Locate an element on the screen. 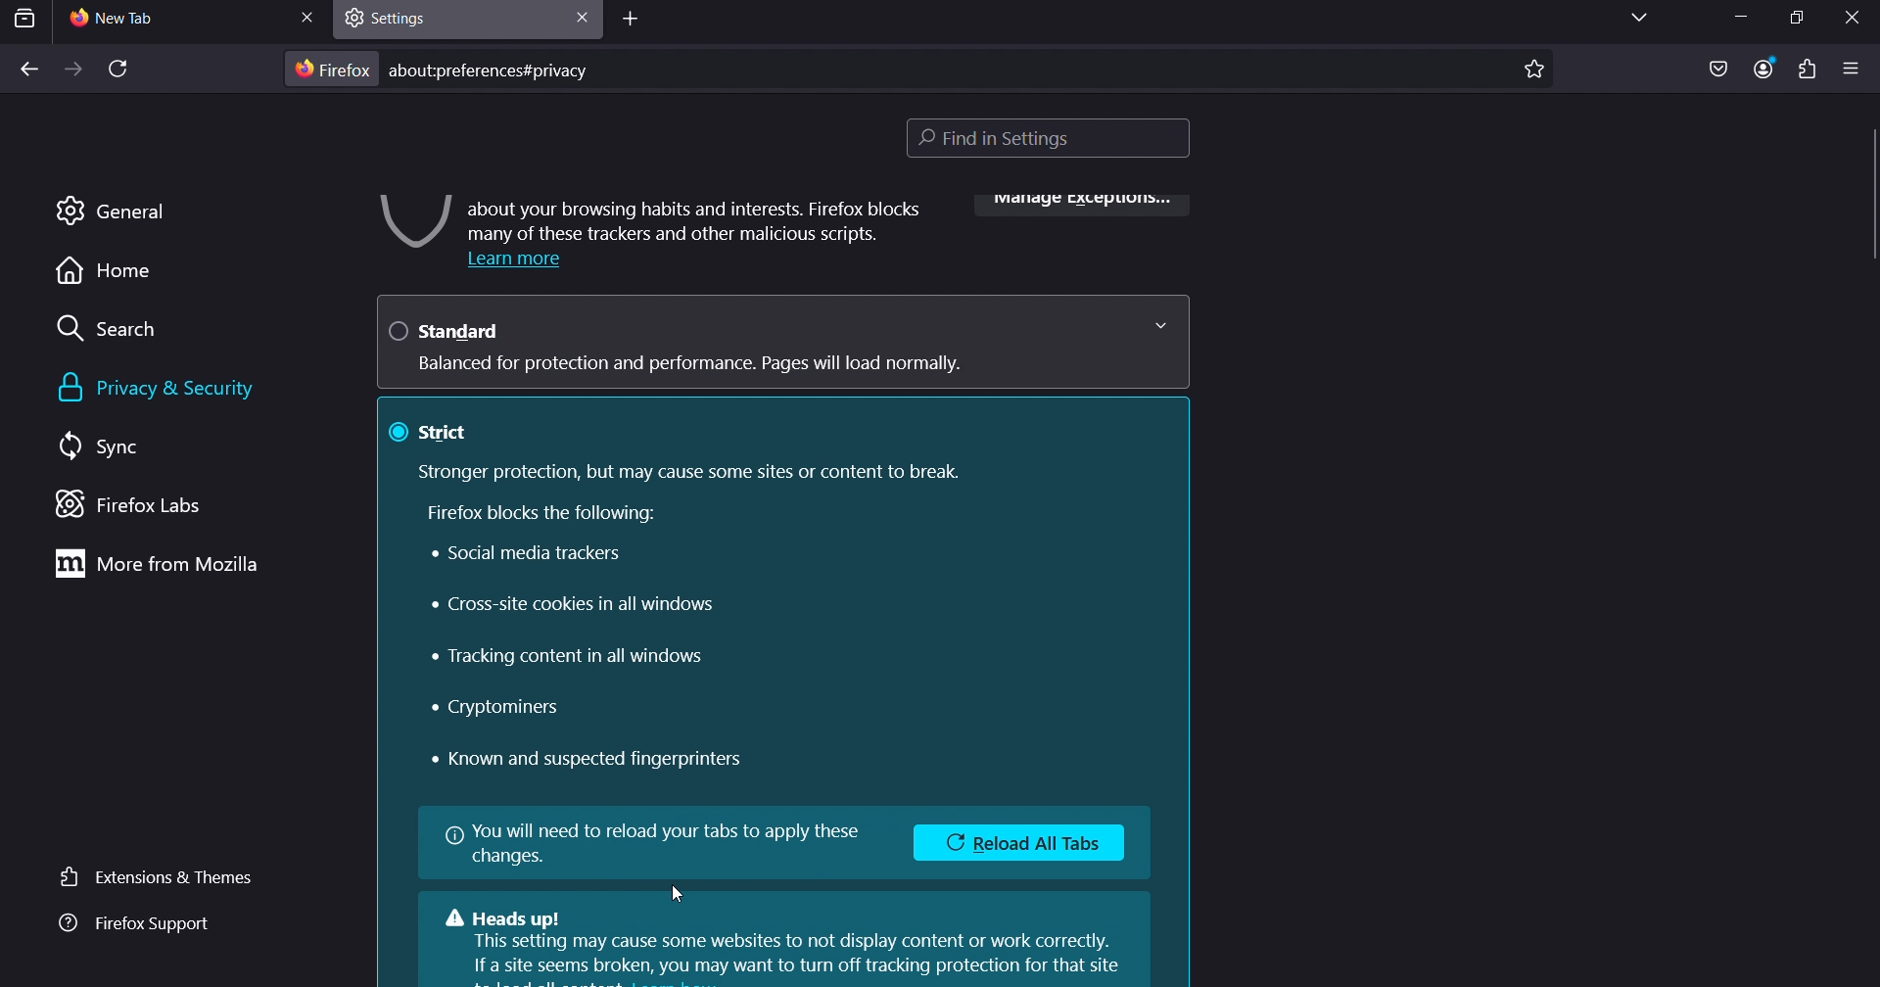  current tab is located at coordinates (137, 20).